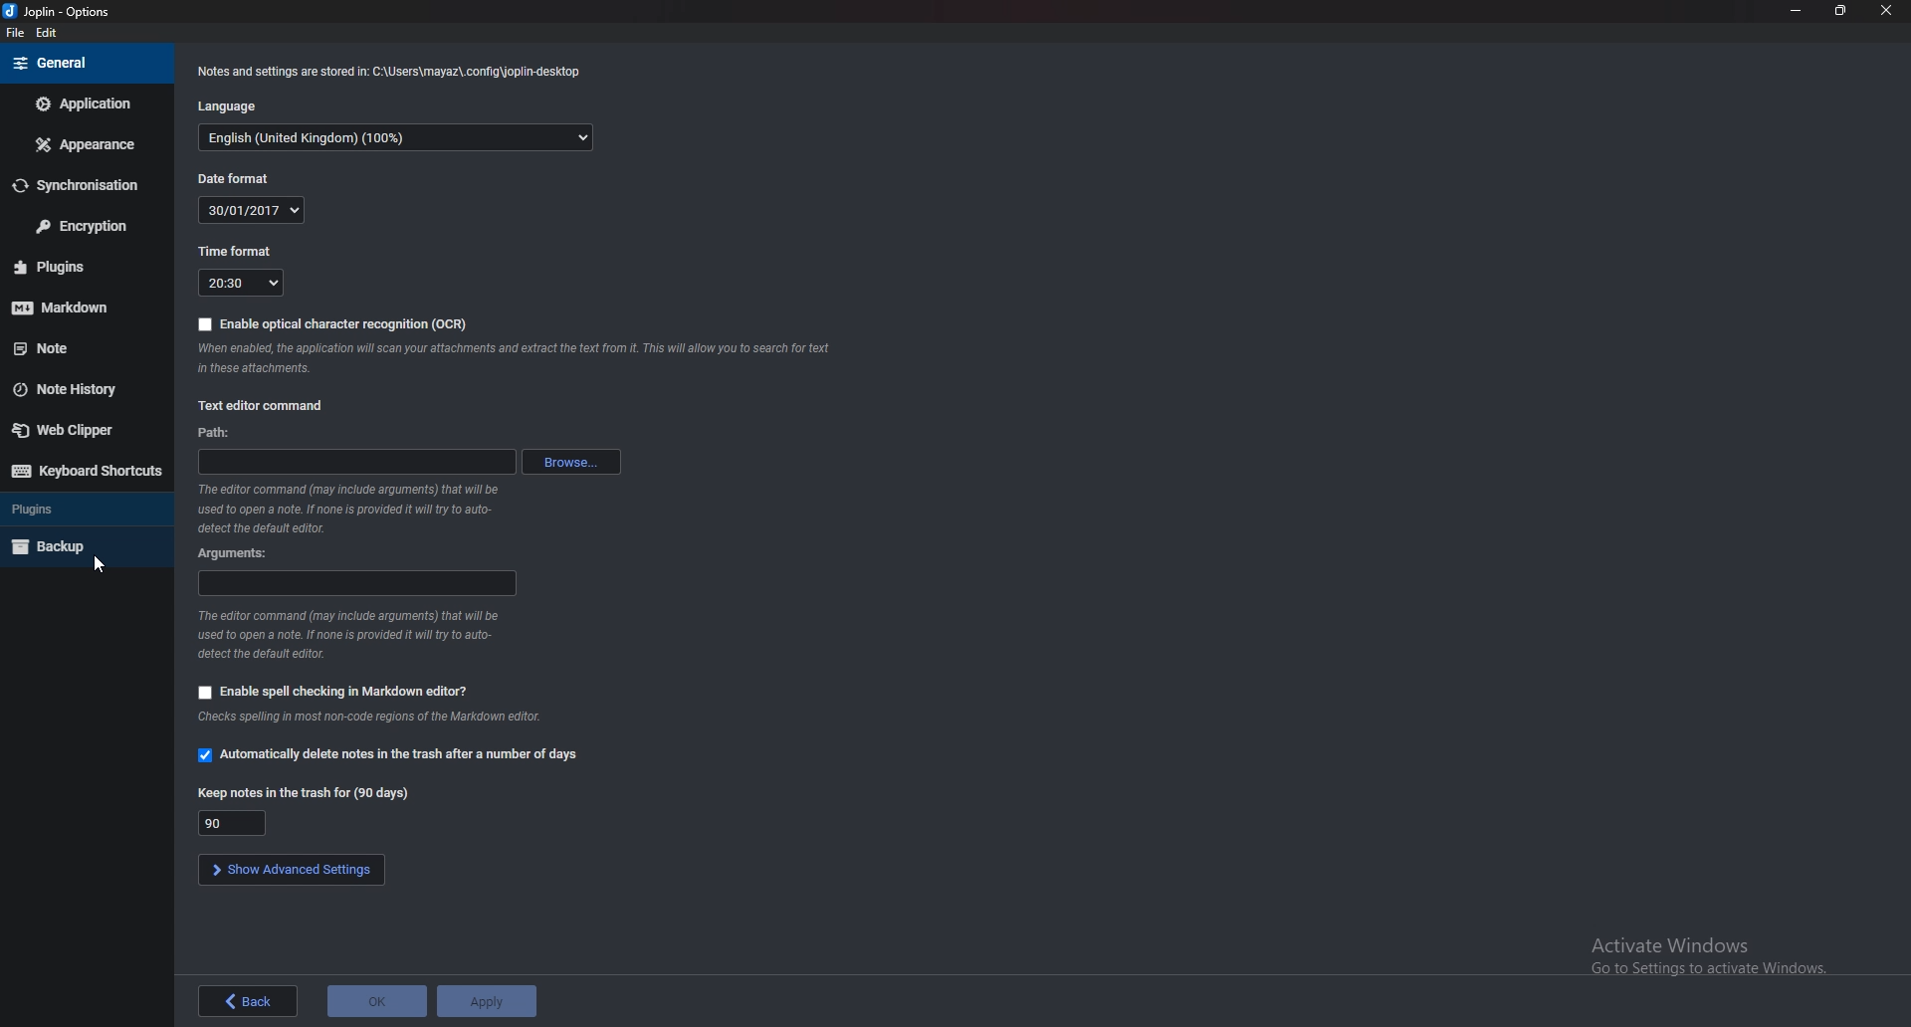 The width and height of the screenshot is (1911, 1027). Describe the element at coordinates (377, 1001) in the screenshot. I see `ok` at that location.